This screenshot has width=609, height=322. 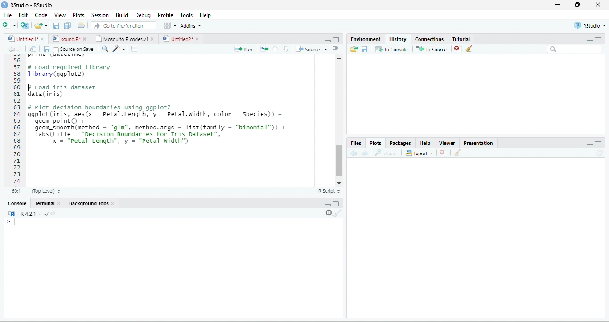 What do you see at coordinates (22, 39) in the screenshot?
I see `Untitled` at bounding box center [22, 39].